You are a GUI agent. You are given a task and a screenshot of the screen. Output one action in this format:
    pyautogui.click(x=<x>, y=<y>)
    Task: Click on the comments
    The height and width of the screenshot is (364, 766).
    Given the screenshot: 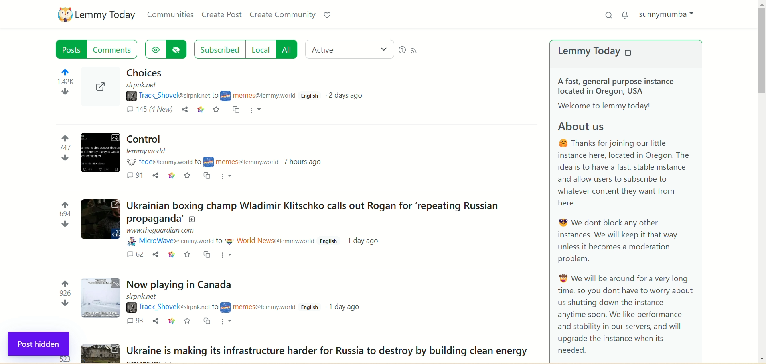 What is the action you would take?
    pyautogui.click(x=116, y=50)
    